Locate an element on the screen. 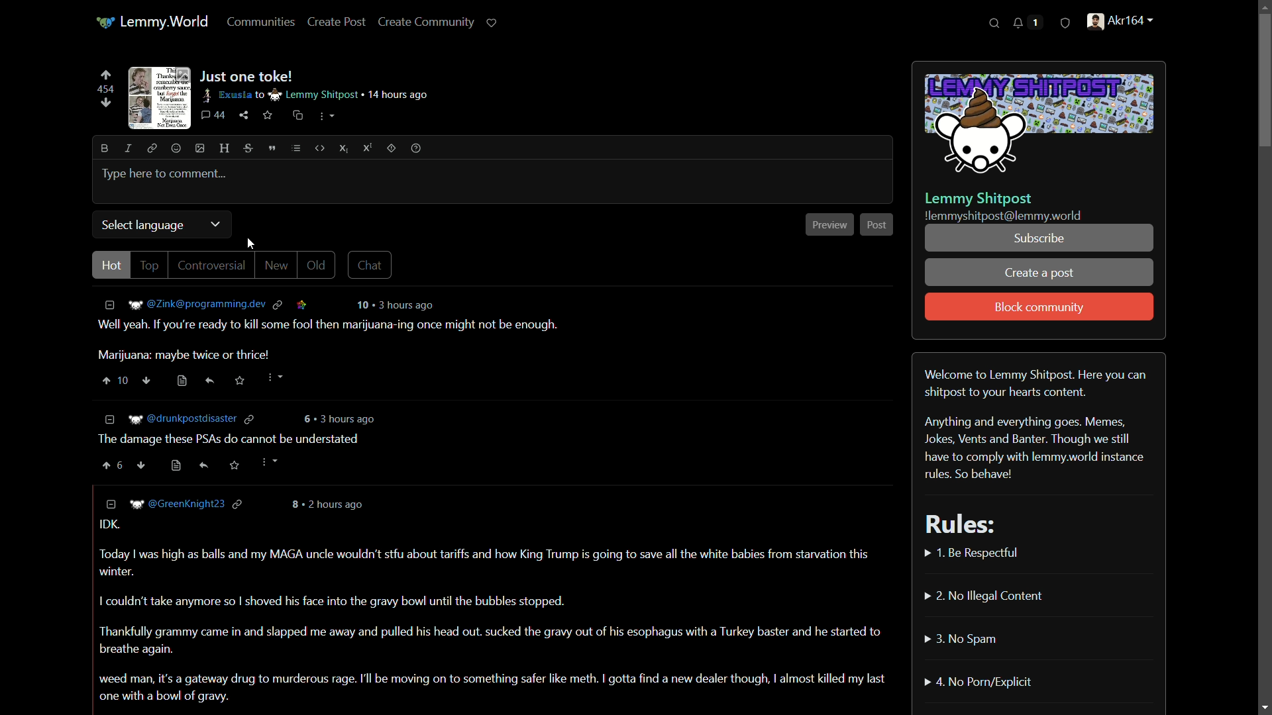 The width and height of the screenshot is (1272, 715). lemmy shitpost is located at coordinates (313, 95).